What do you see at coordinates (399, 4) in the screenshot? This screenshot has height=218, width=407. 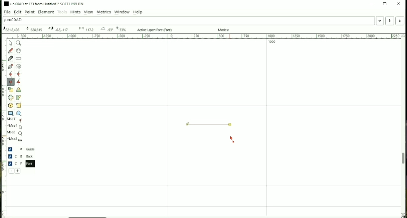 I see `Close` at bounding box center [399, 4].